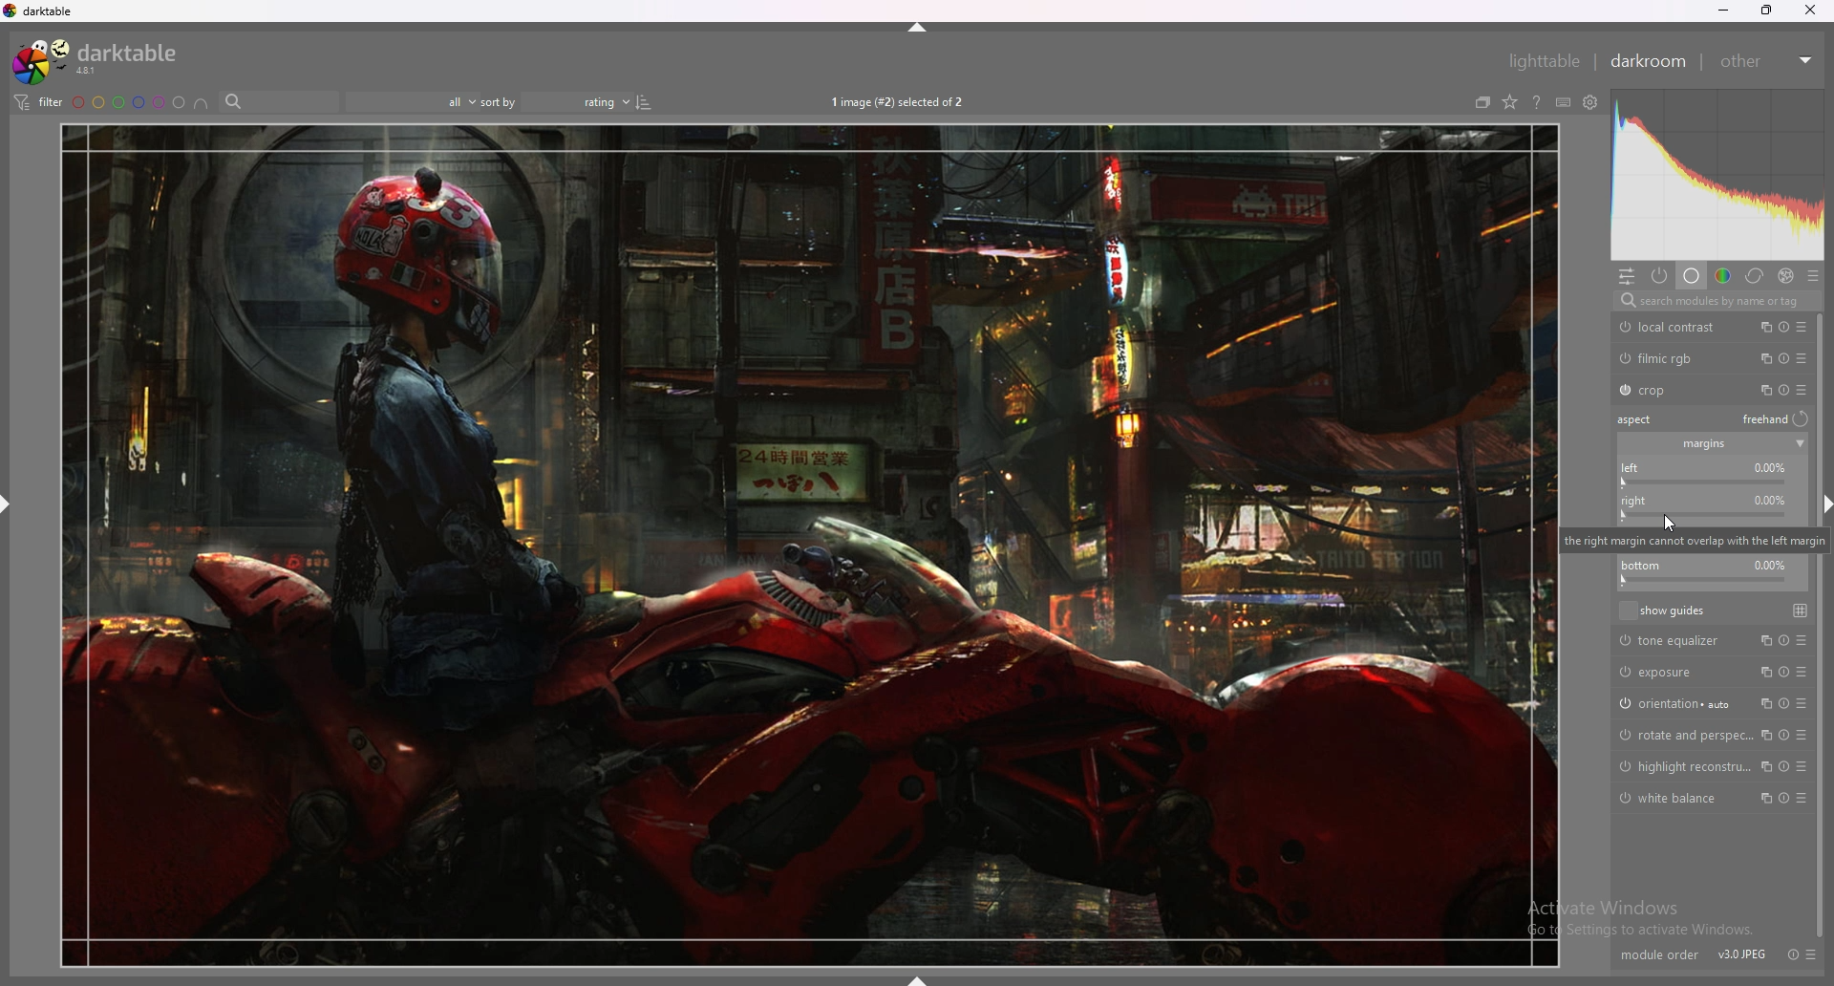  Describe the element at coordinates (912, 28) in the screenshot. I see `hide` at that location.